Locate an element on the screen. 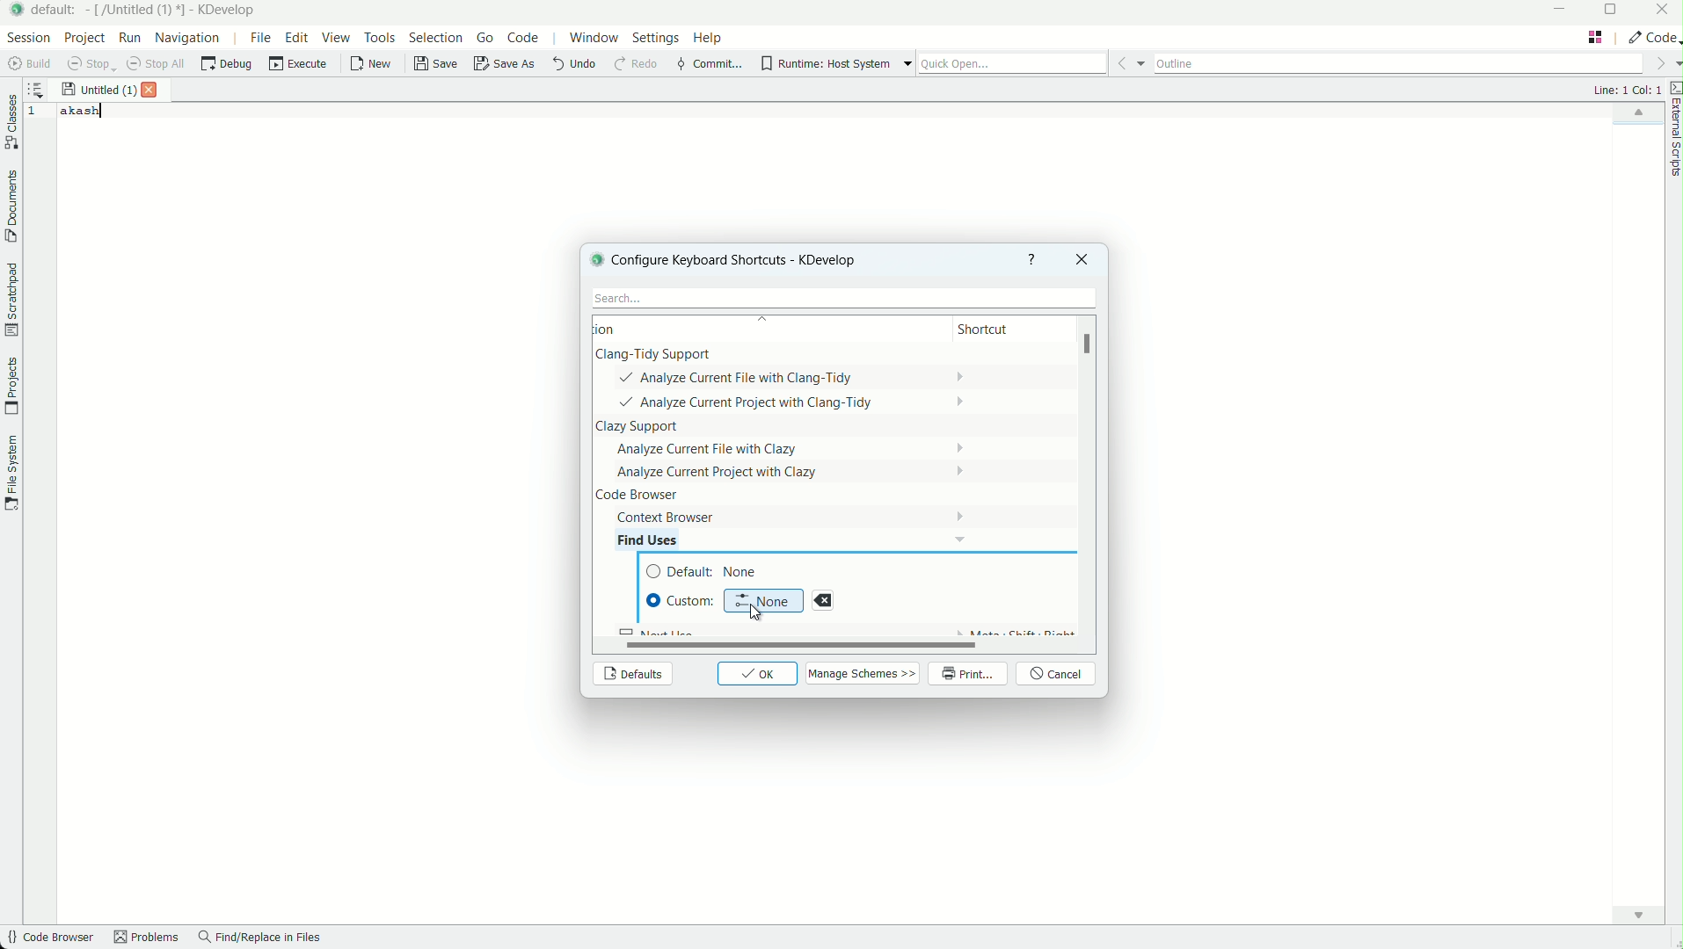 This screenshot has height=949, width=1683. change layout is located at coordinates (1595, 37).